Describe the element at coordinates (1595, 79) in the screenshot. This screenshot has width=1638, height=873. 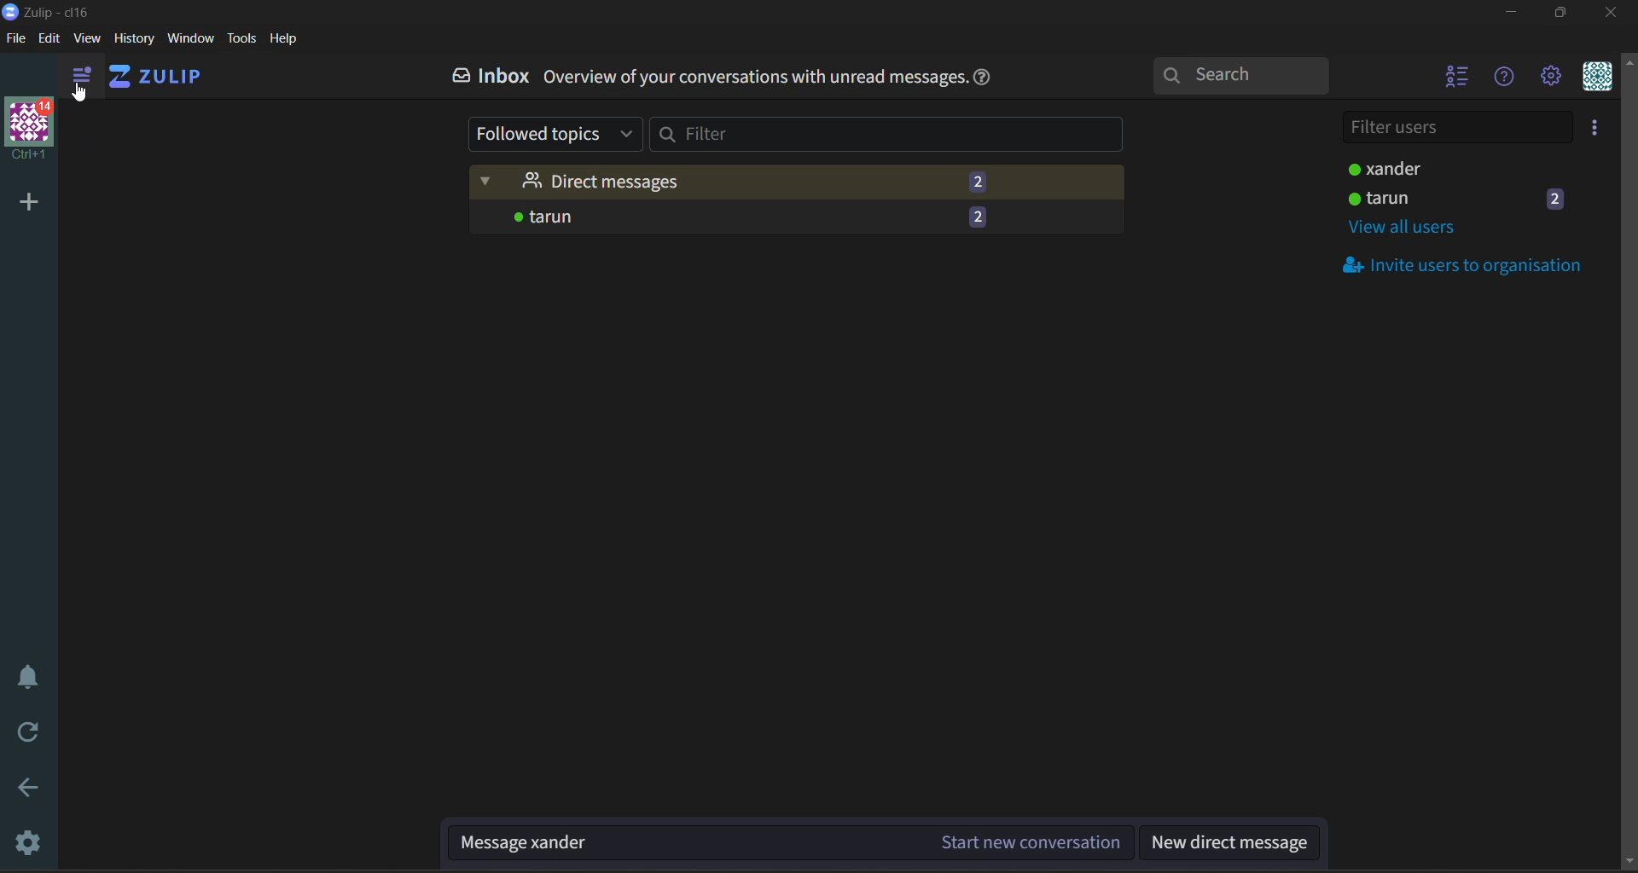
I see `personal menu` at that location.